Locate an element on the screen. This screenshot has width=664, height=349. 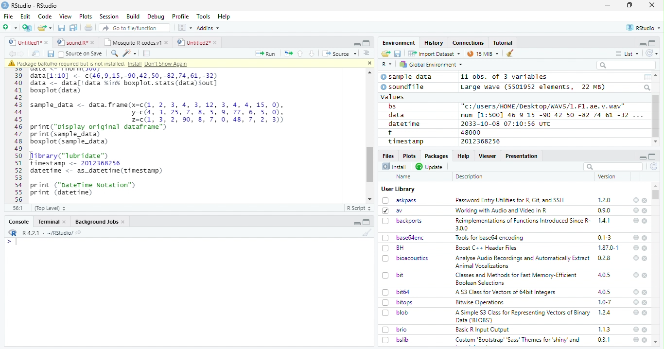
go backward is located at coordinates (12, 53).